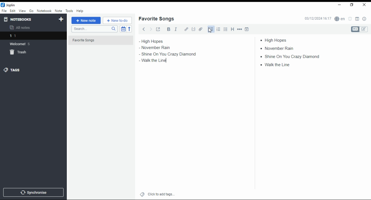 This screenshot has height=200, width=371. I want to click on note, so click(58, 11).